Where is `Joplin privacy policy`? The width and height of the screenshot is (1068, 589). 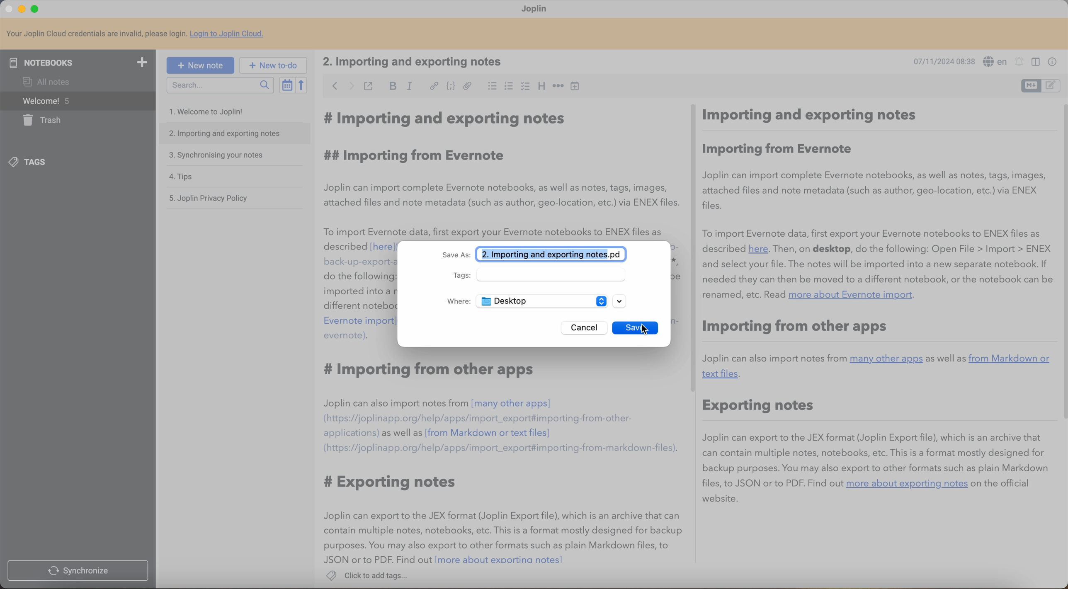
Joplin privacy policy is located at coordinates (210, 199).